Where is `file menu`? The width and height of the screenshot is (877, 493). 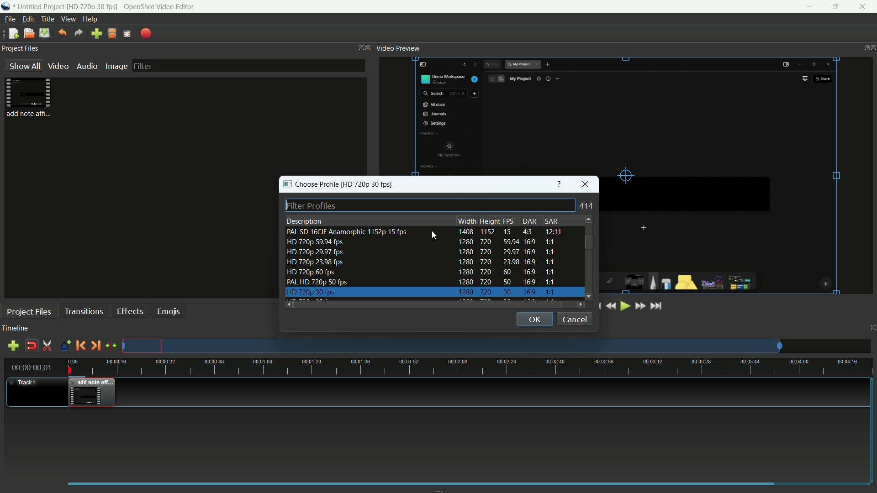
file menu is located at coordinates (10, 19).